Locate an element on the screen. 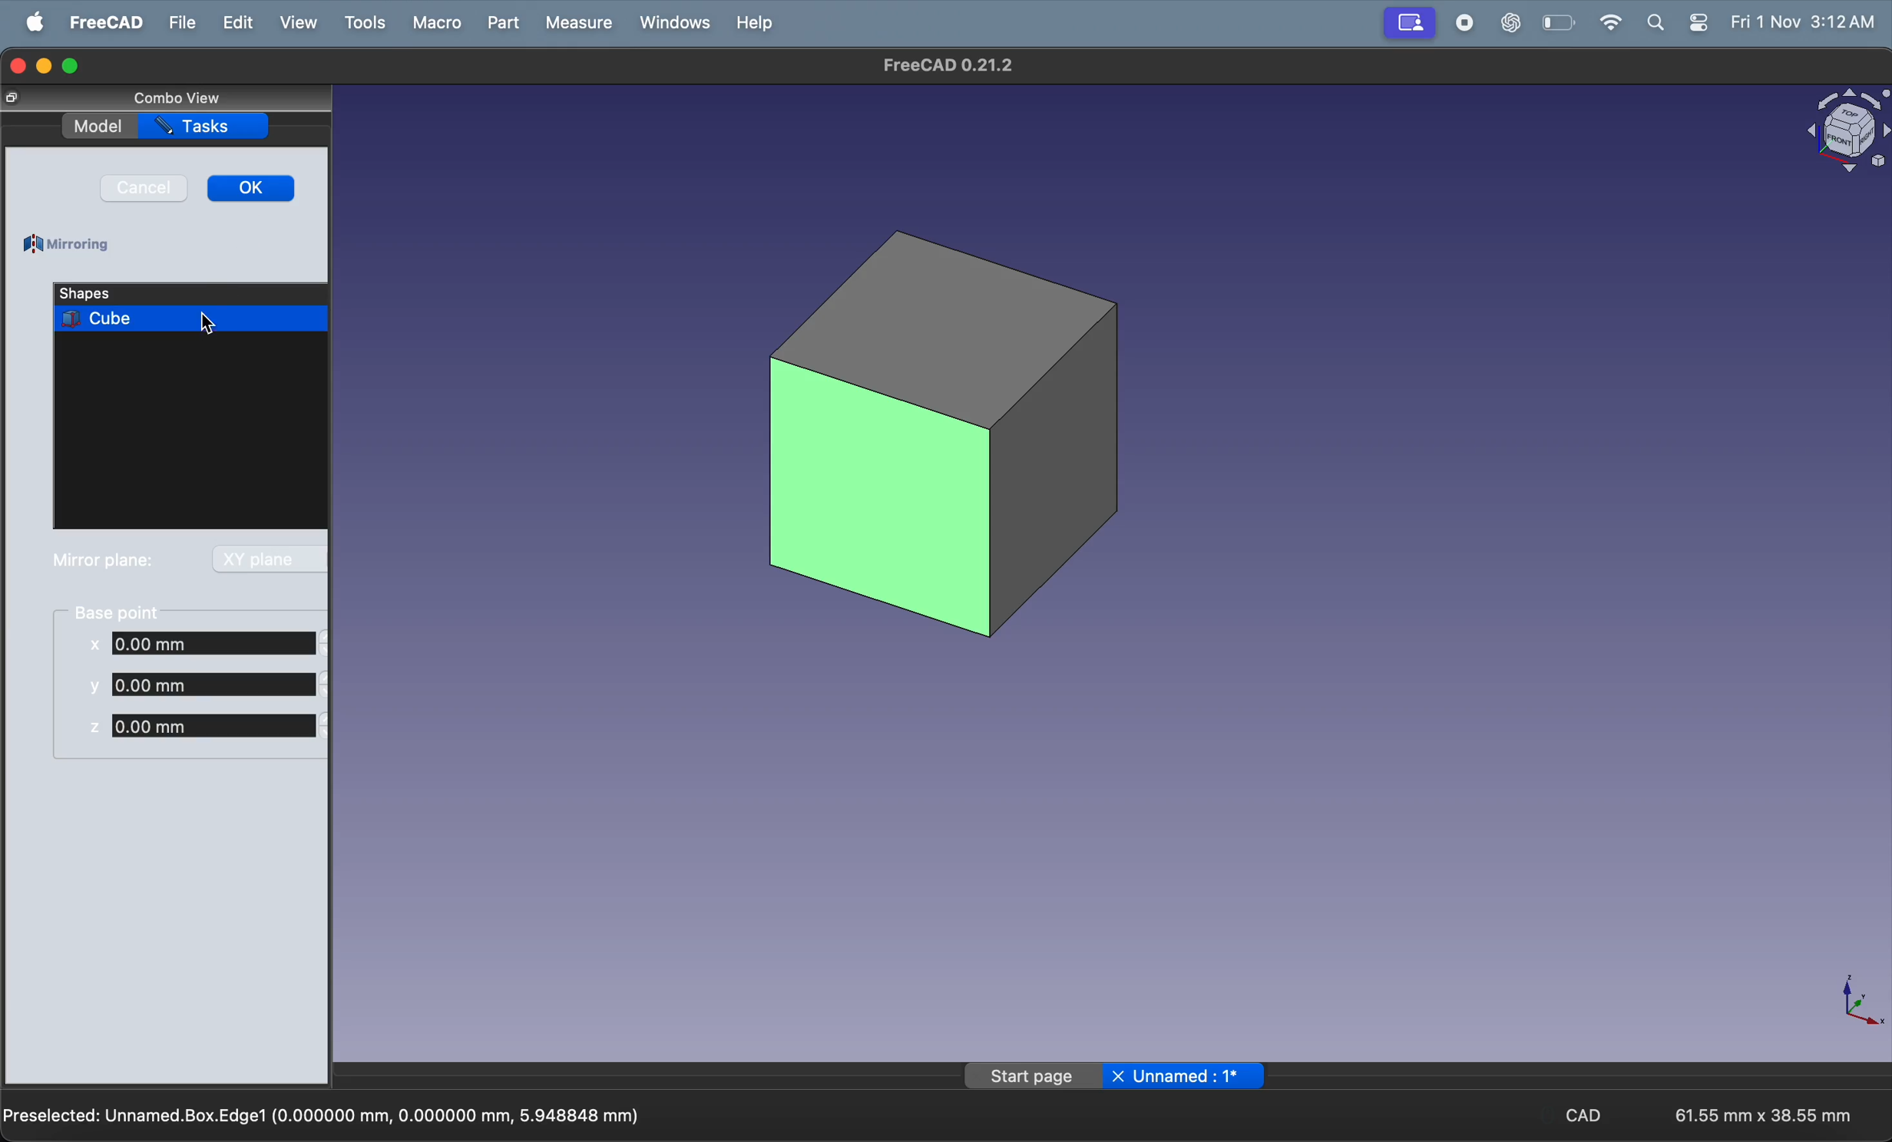  mirror plane is located at coordinates (104, 561).